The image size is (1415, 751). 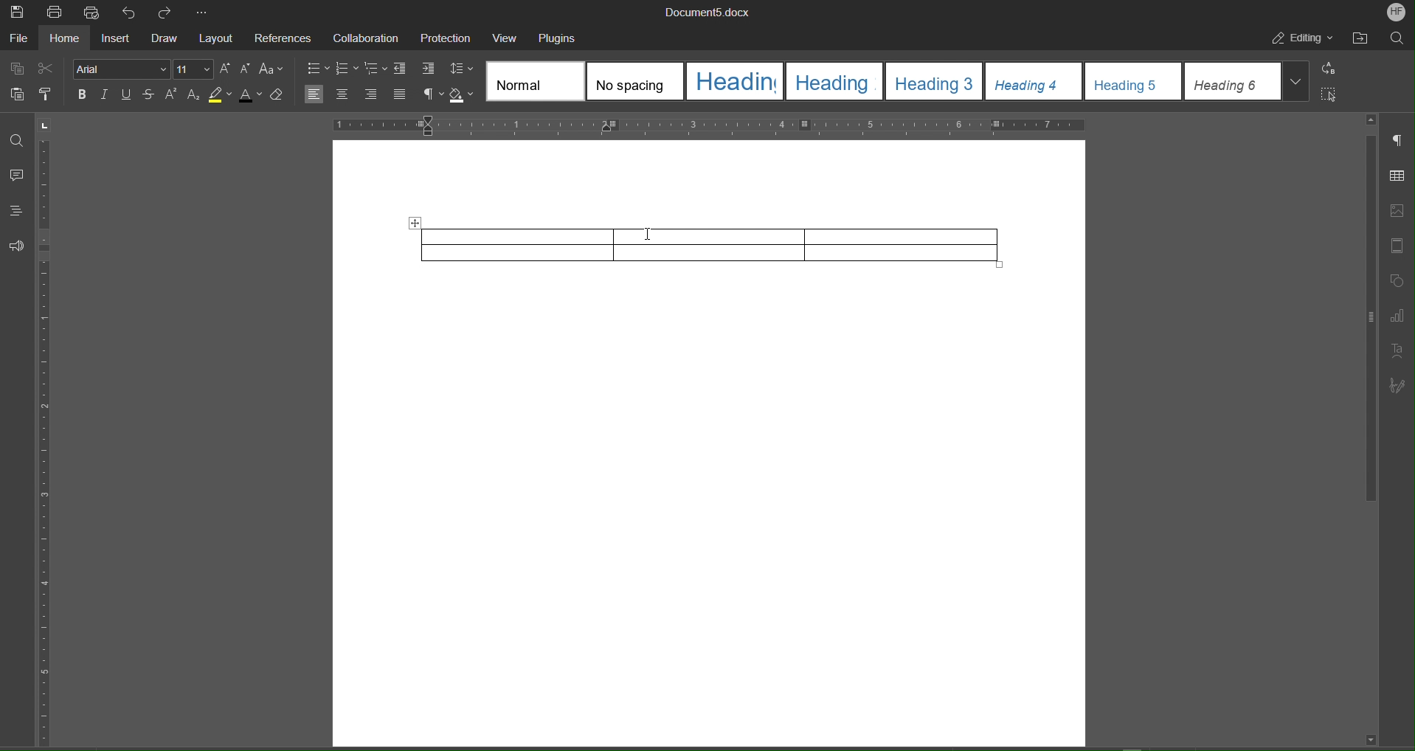 I want to click on Italic, so click(x=105, y=95).